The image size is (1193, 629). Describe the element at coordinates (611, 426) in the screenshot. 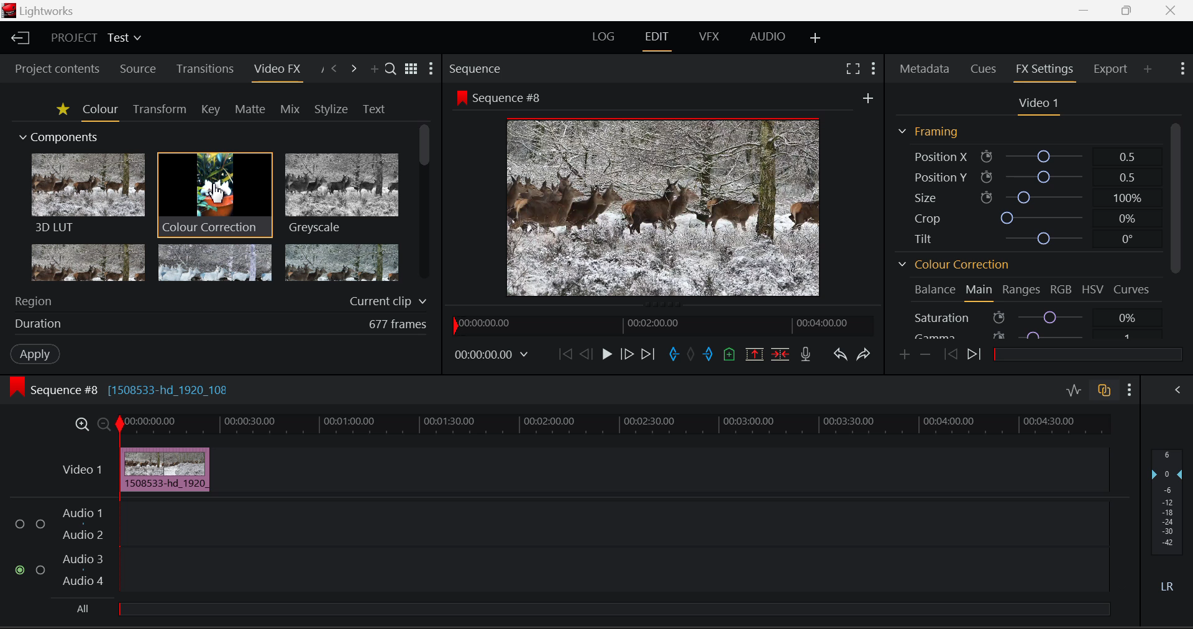

I see `Project Timeline` at that location.